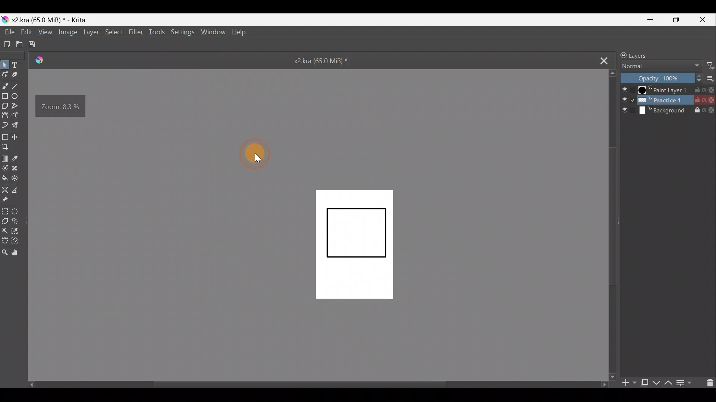 The height and width of the screenshot is (402, 716). I want to click on Smart patch tool, so click(19, 170).